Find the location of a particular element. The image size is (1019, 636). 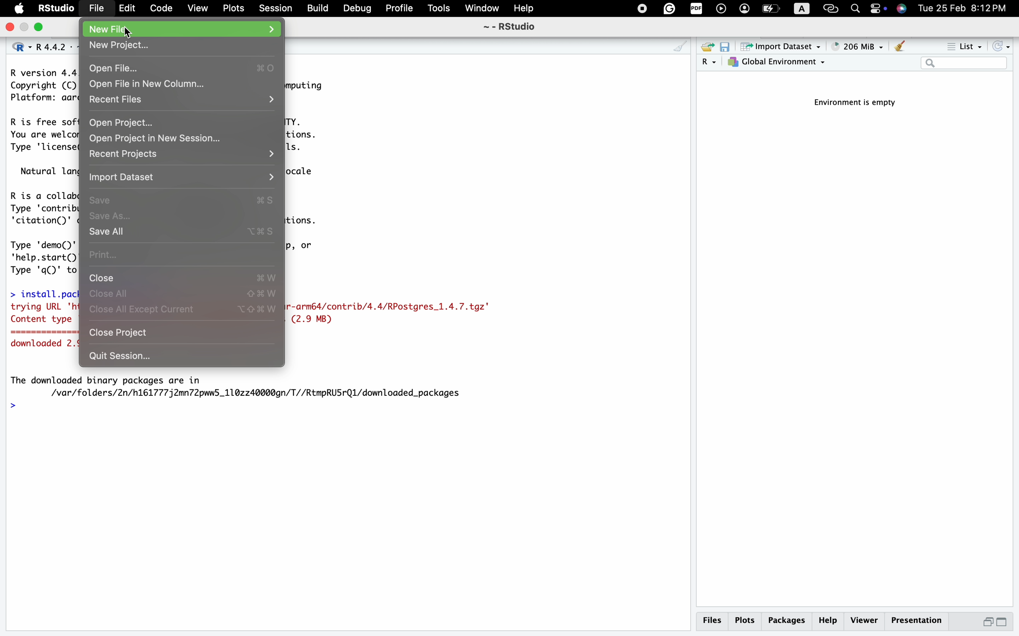

save workspace as is located at coordinates (728, 48).